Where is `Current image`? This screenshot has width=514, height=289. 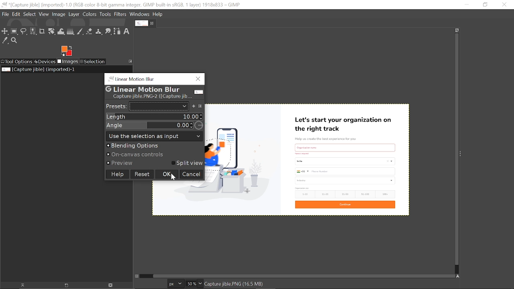
Current image is located at coordinates (39, 69).